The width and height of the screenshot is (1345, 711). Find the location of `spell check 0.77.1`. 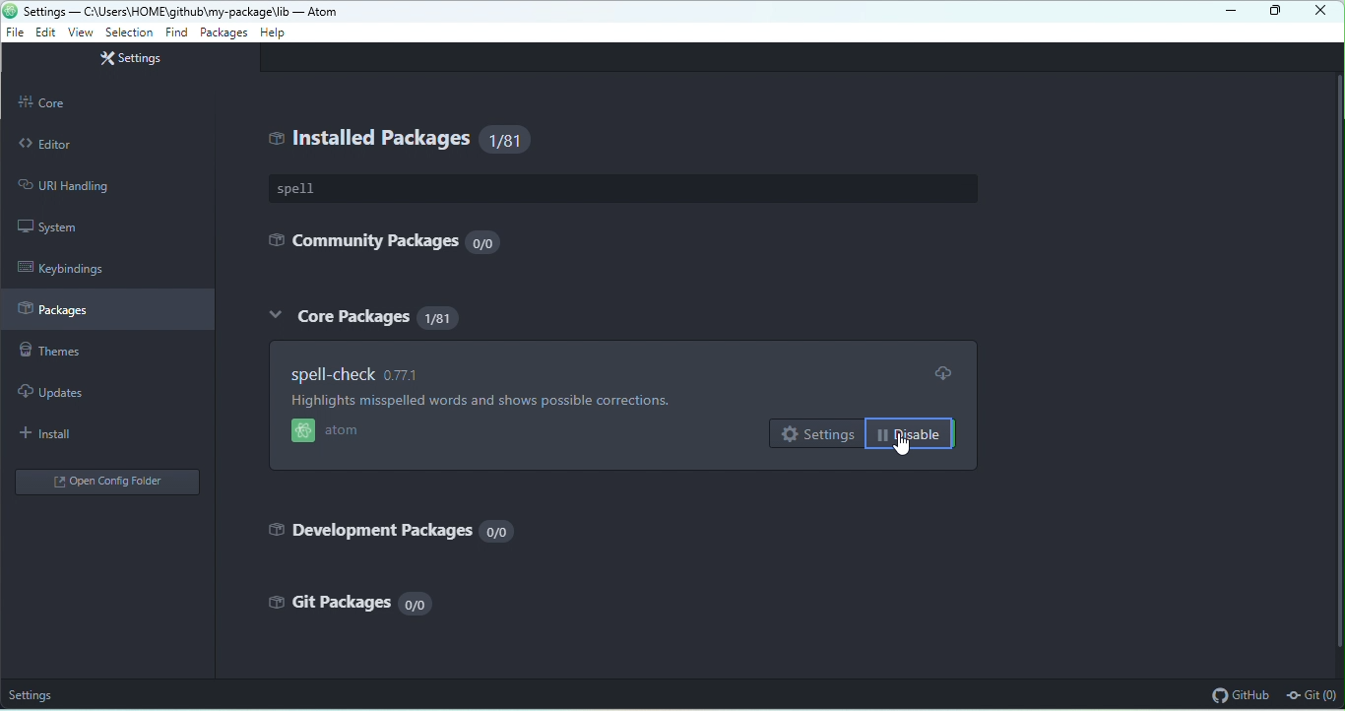

spell check 0.77.1 is located at coordinates (361, 377).